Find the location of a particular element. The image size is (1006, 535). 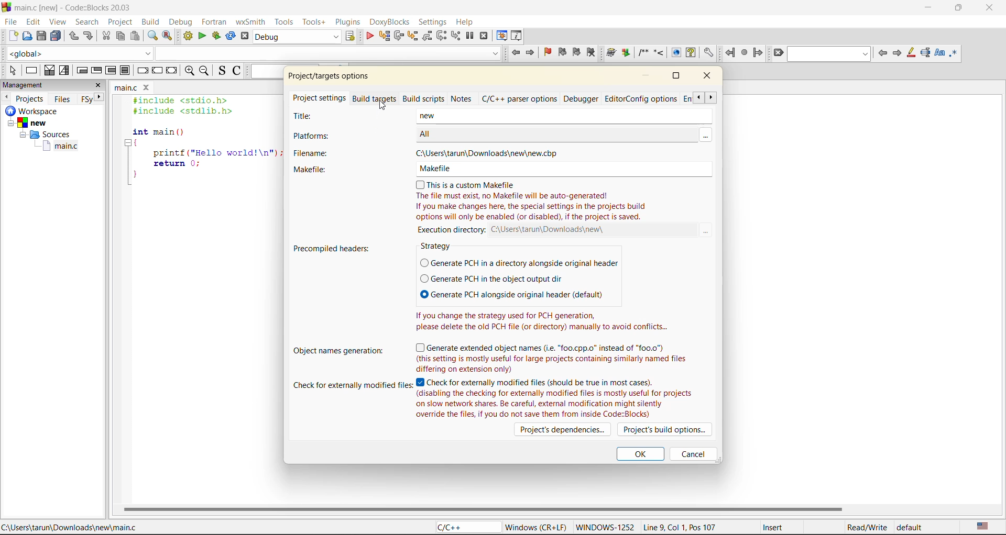

zoom out is located at coordinates (205, 72).